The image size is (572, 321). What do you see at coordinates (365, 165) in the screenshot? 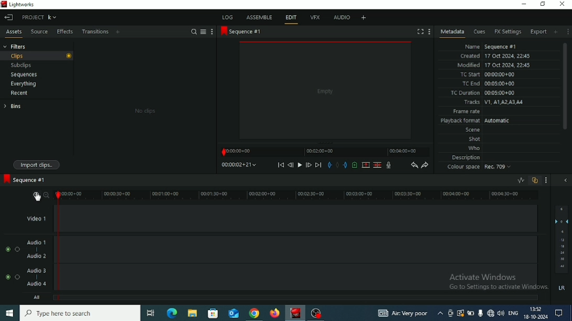
I see `Remove the marked section` at bounding box center [365, 165].